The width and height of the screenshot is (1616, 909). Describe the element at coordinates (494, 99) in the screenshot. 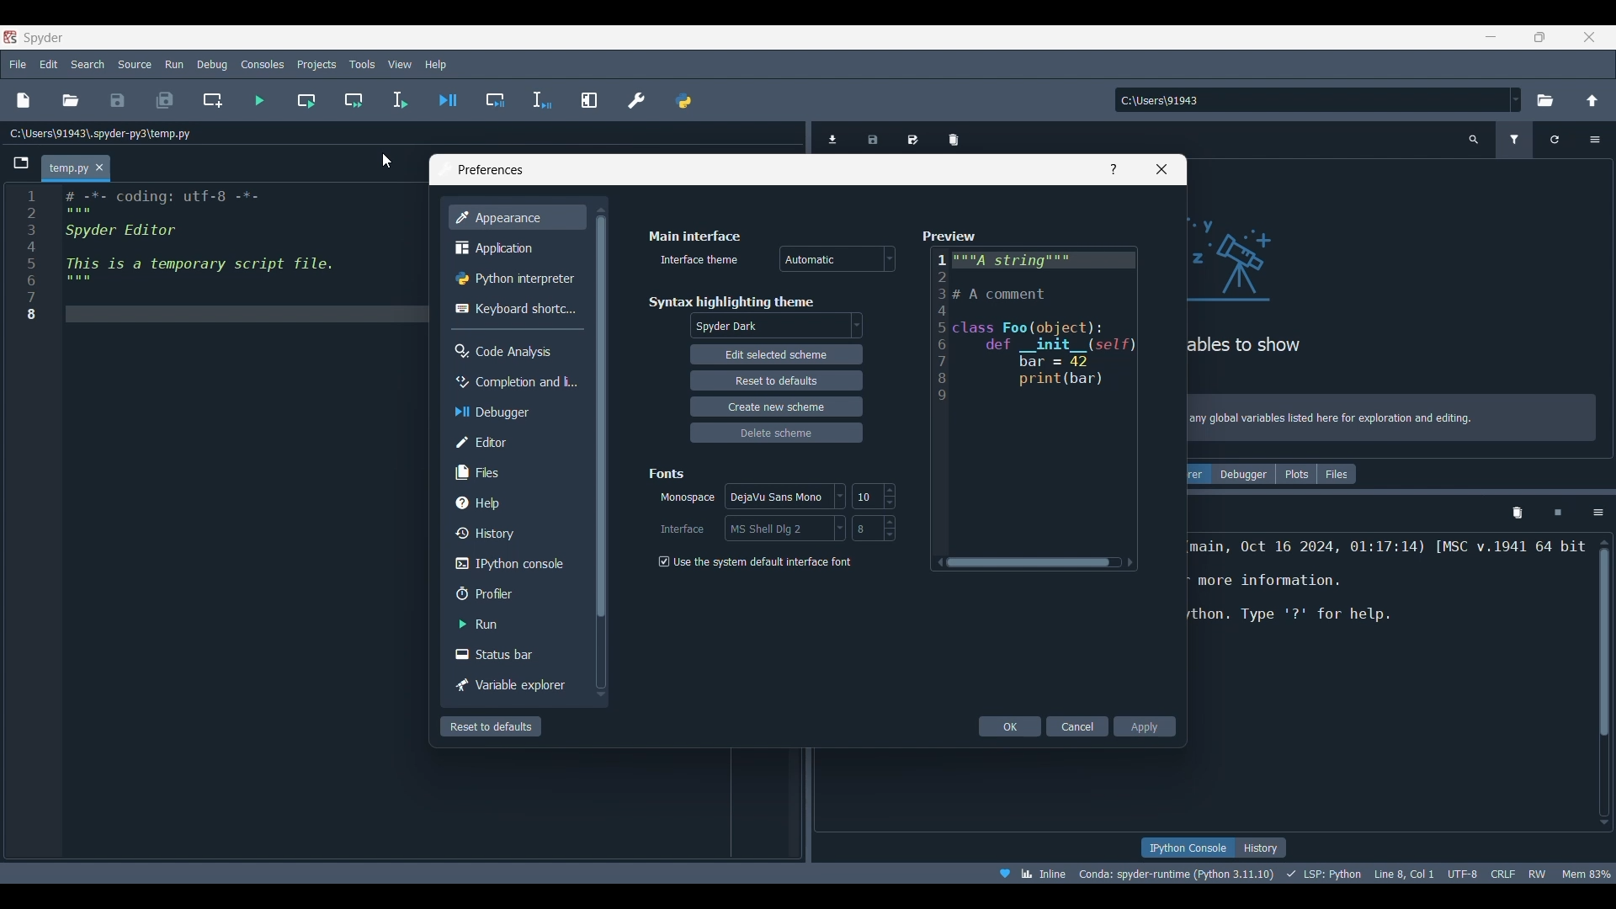

I see `Debug cell` at that location.